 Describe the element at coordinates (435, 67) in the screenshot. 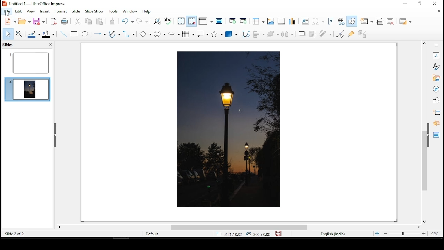

I see `styles` at that location.